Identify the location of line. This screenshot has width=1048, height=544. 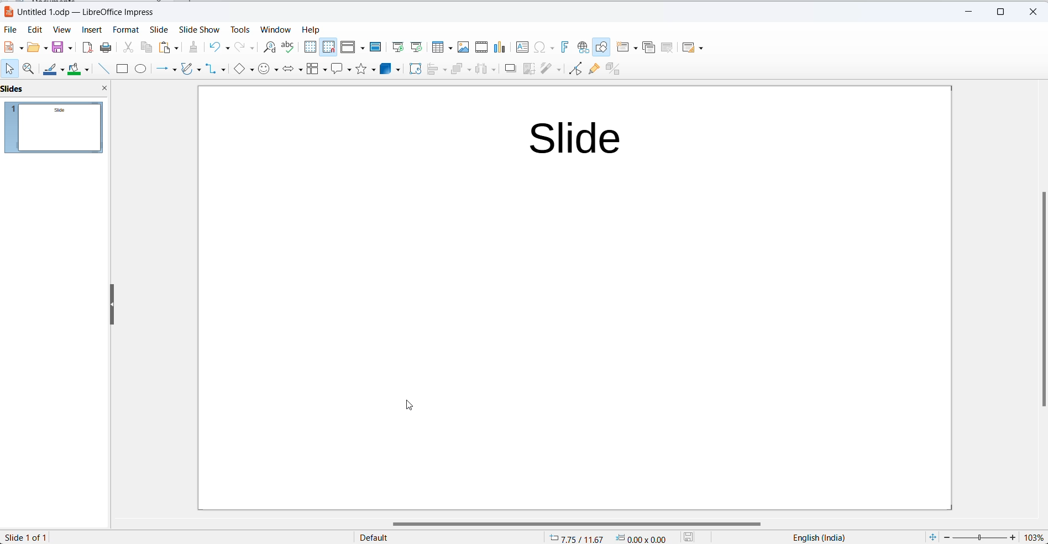
(104, 69).